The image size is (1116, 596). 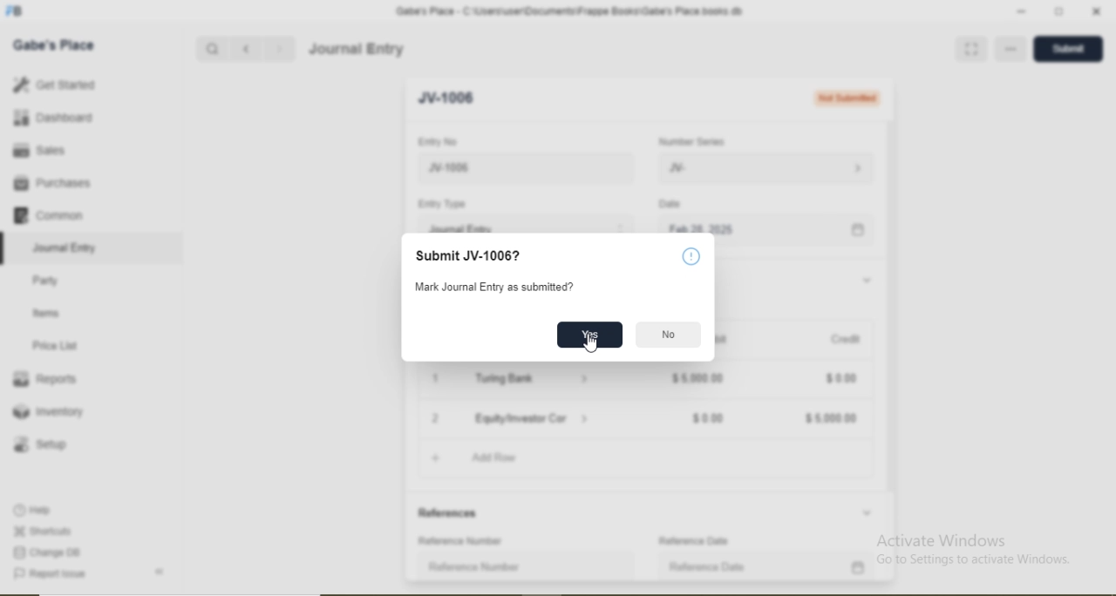 What do you see at coordinates (46, 282) in the screenshot?
I see `Party` at bounding box center [46, 282].